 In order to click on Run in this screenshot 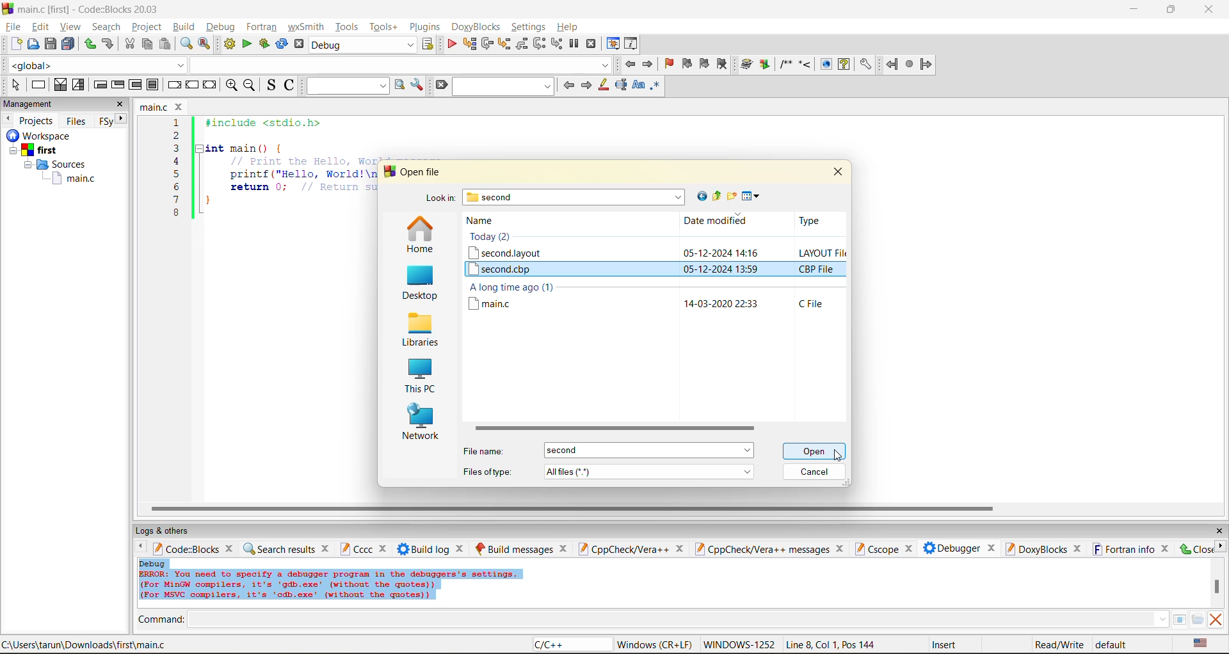, I will do `click(765, 64)`.